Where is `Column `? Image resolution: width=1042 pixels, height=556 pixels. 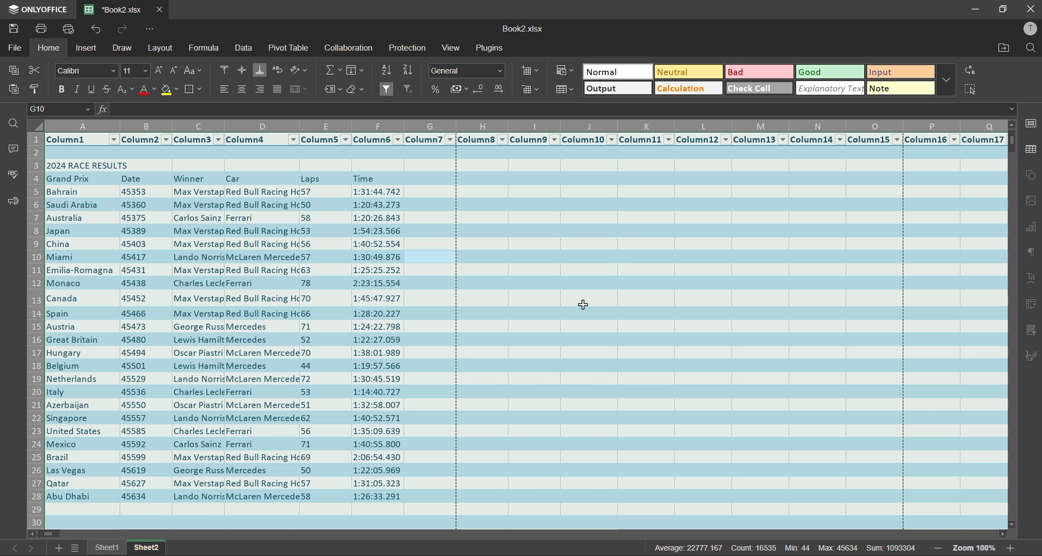 Column  is located at coordinates (377, 139).